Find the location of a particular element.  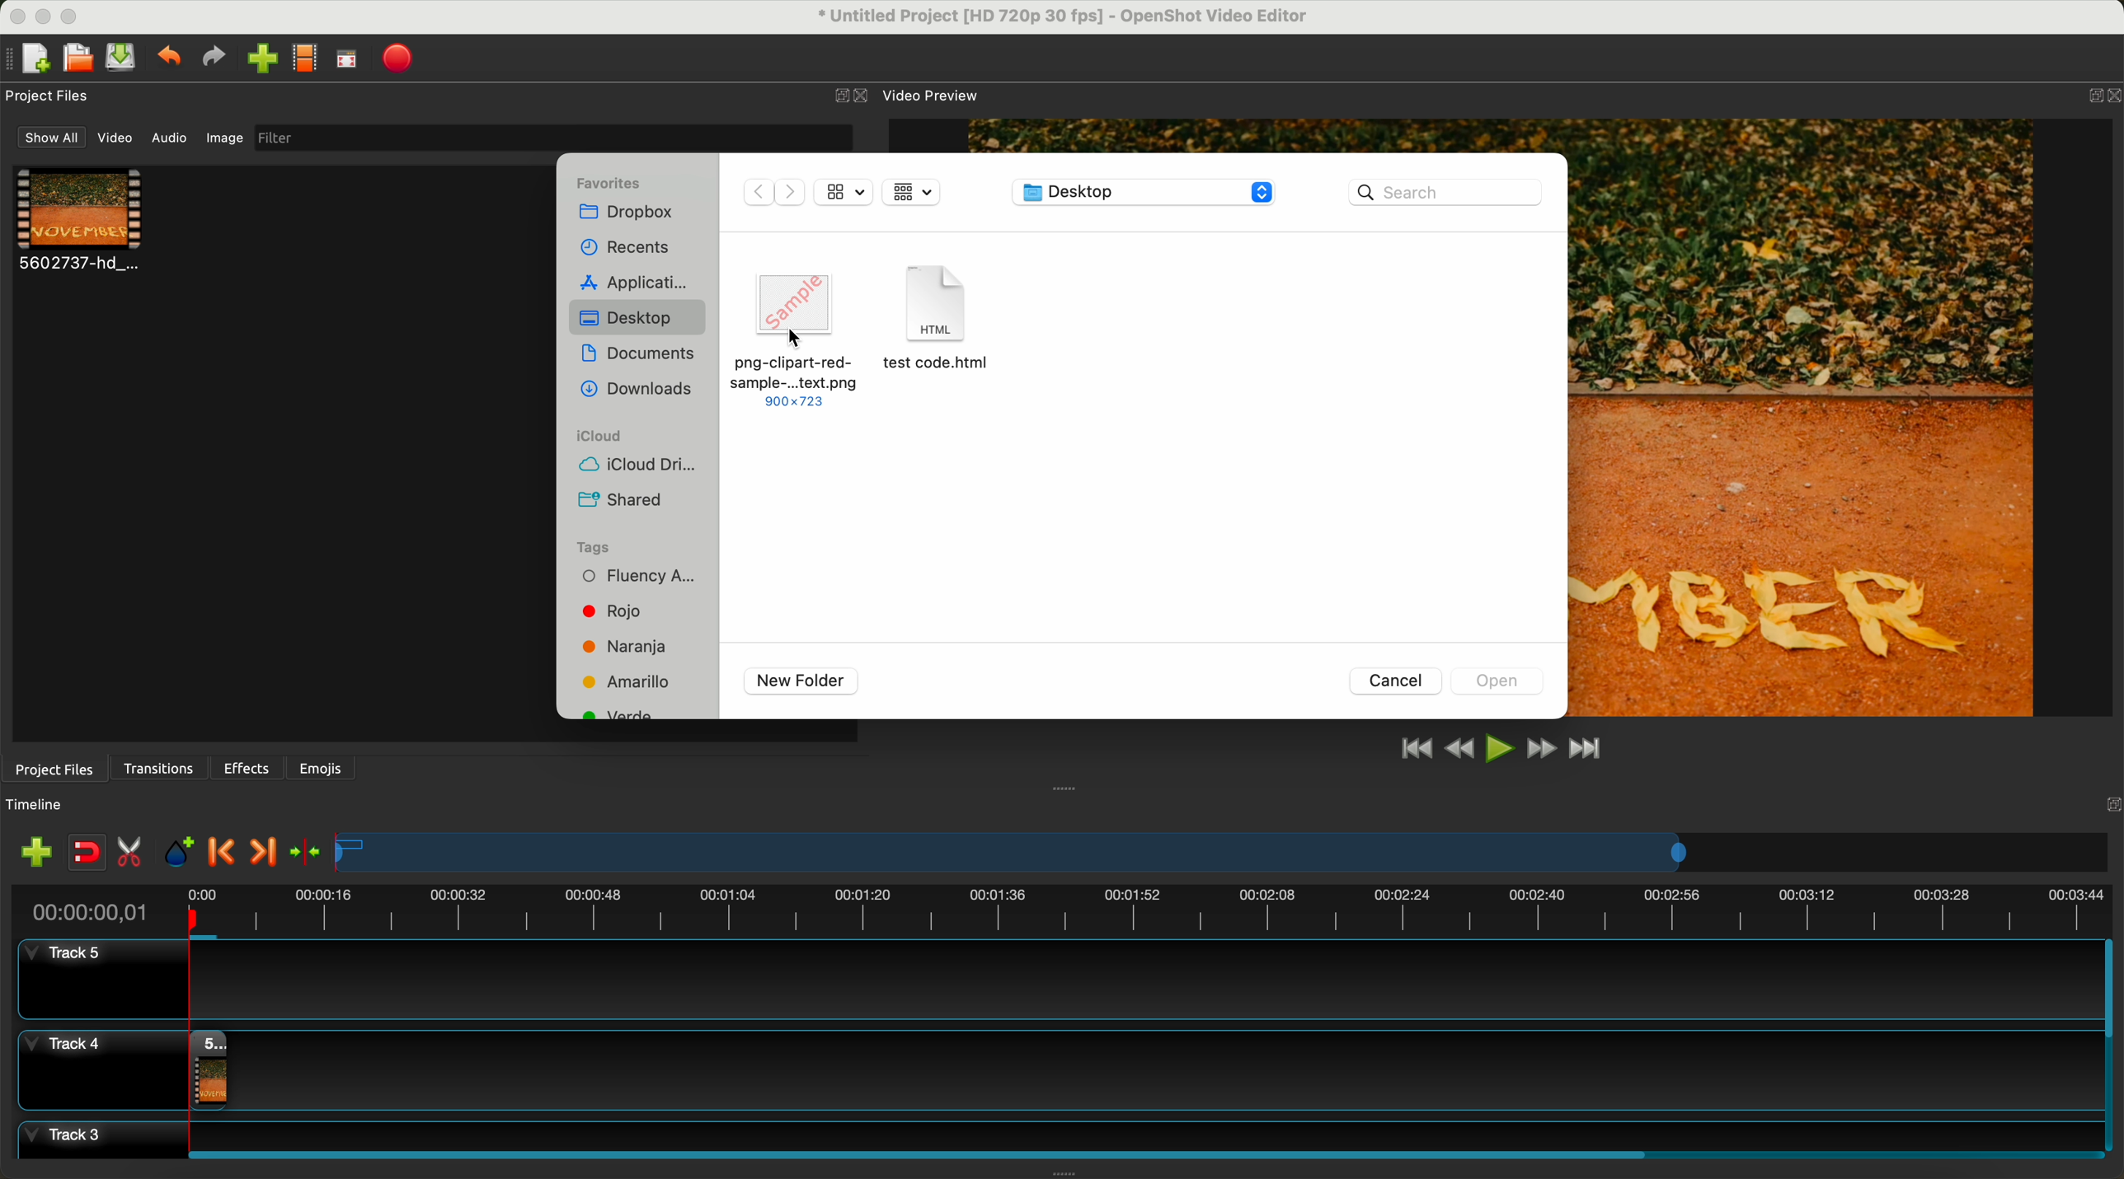

iclous is located at coordinates (600, 437).